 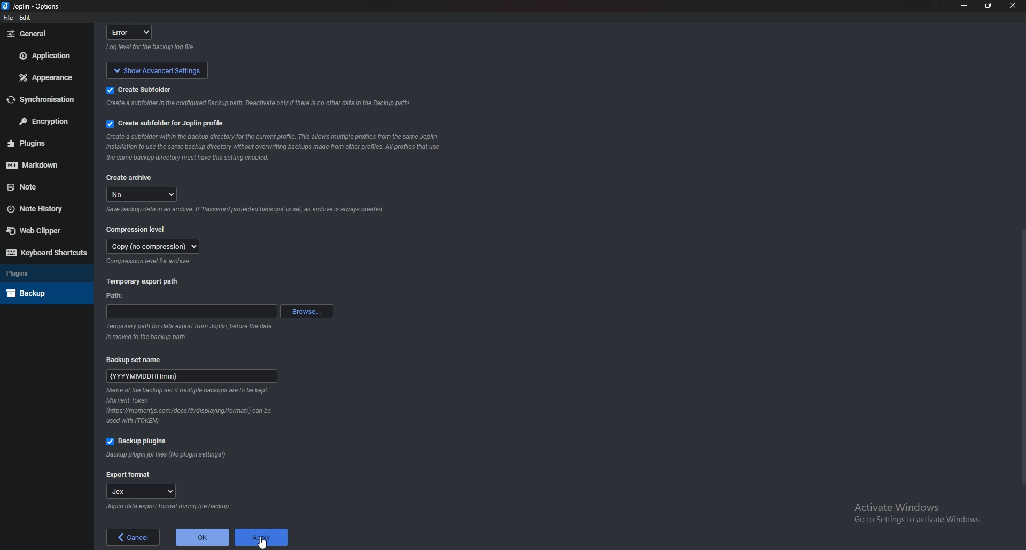 I want to click on Application, so click(x=47, y=56).